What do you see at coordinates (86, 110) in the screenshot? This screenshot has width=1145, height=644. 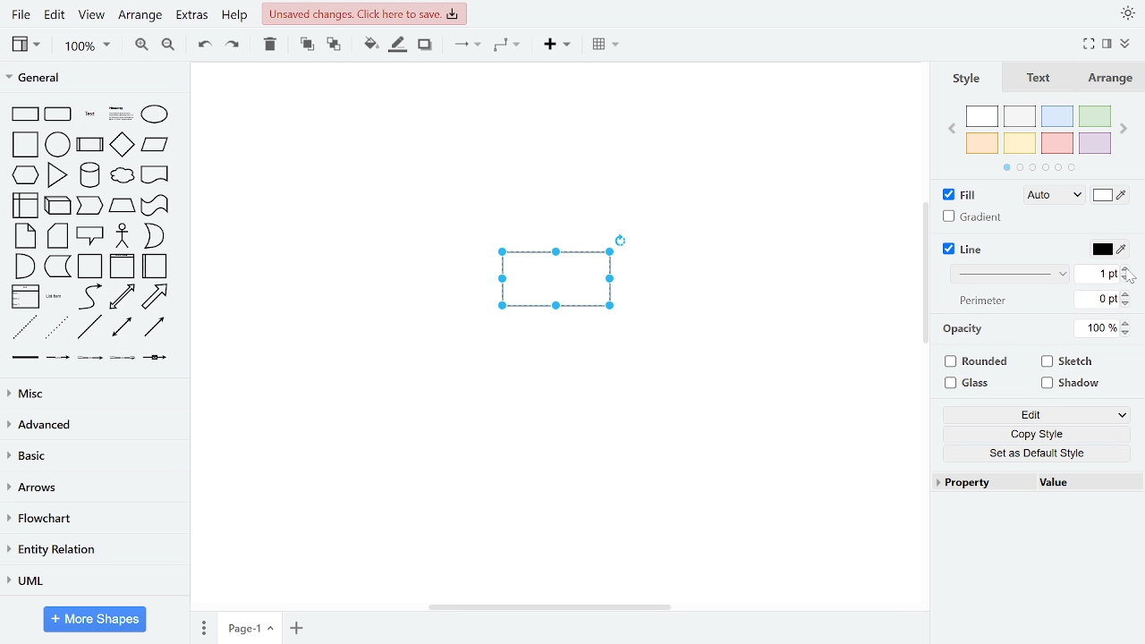 I see `general shapes` at bounding box center [86, 110].